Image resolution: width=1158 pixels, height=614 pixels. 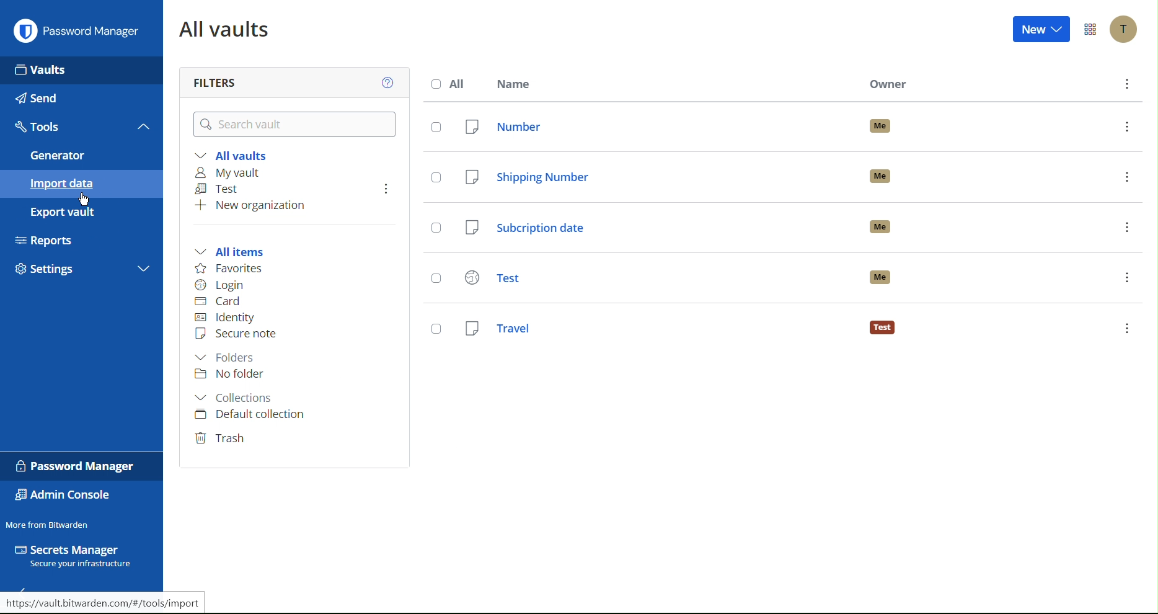 I want to click on Admin Console, so click(x=64, y=496).